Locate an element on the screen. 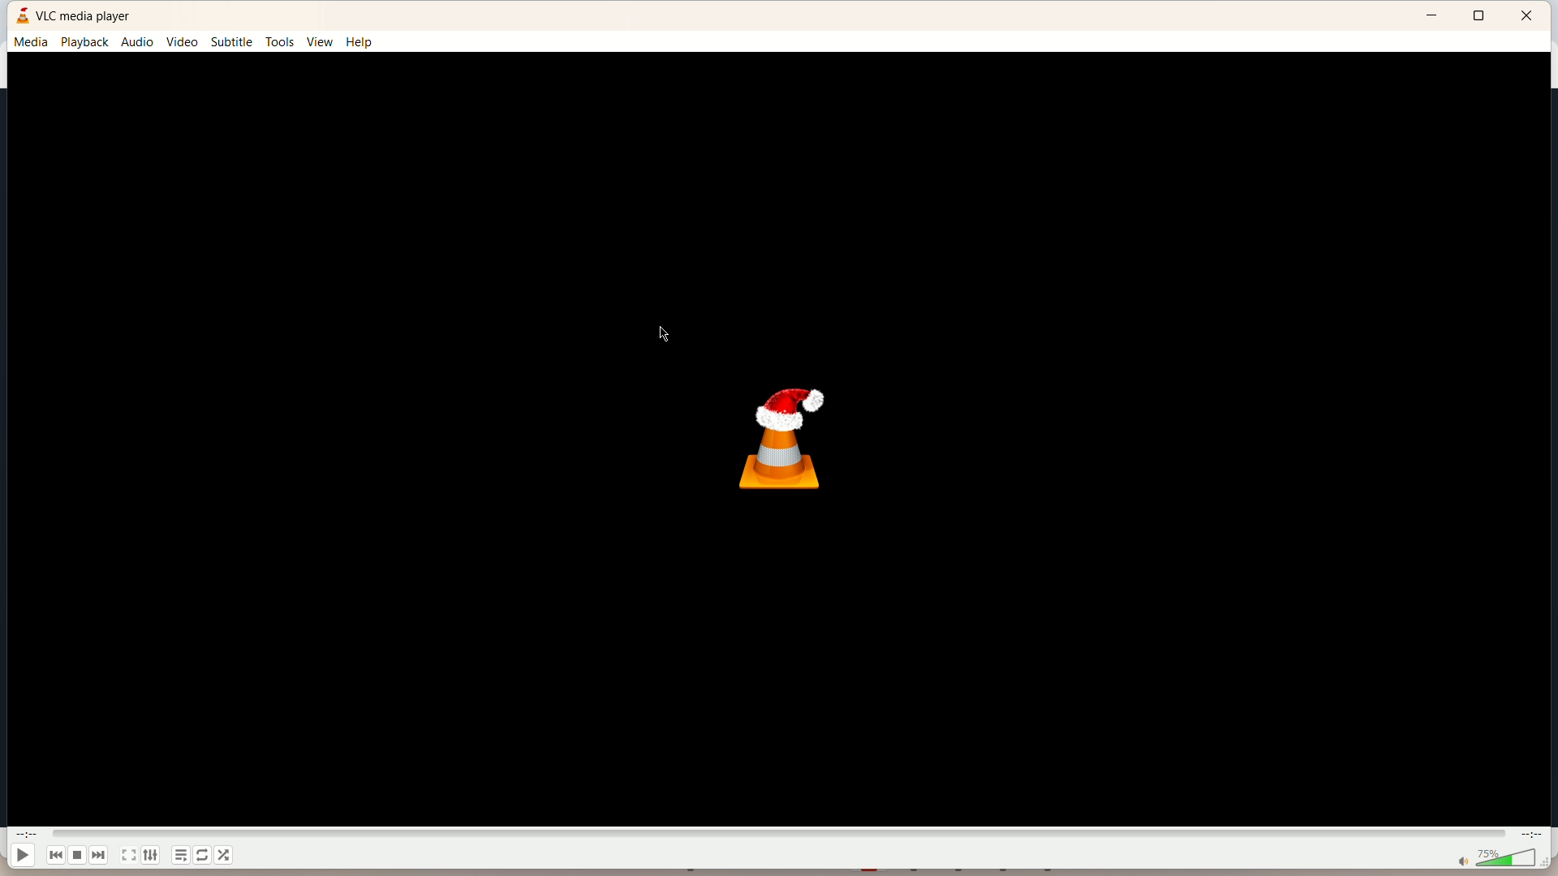 The image size is (1558, 876). close is located at coordinates (1531, 17).